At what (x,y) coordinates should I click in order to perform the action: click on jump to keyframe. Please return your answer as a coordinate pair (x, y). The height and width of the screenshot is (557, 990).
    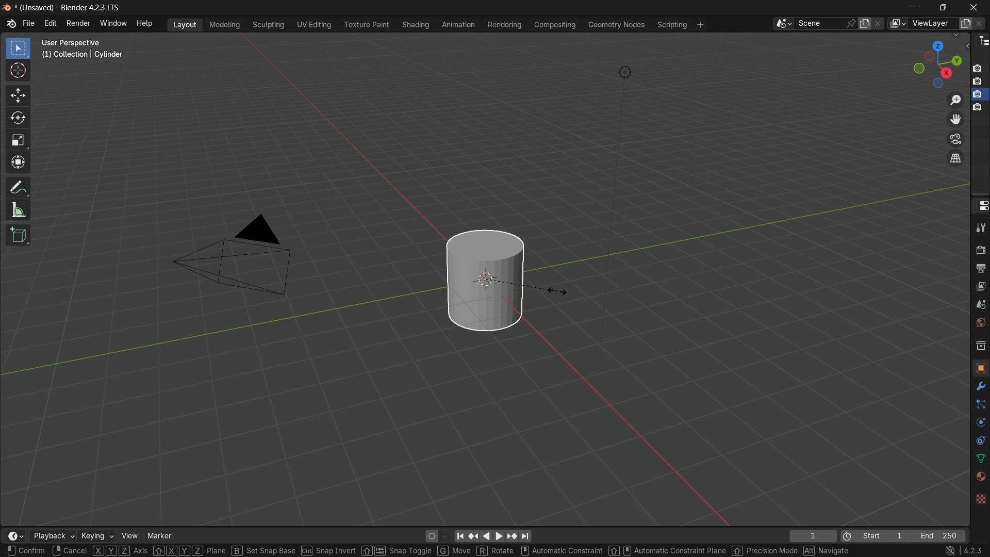
    Looking at the image, I should click on (473, 536).